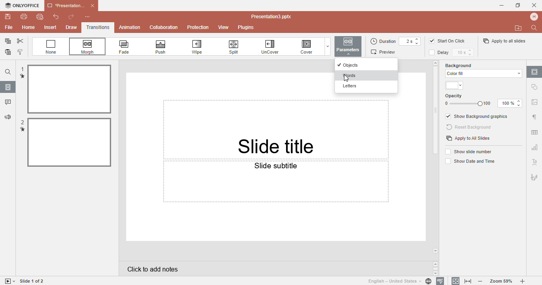 The image size is (542, 285). I want to click on mouse pointer, so click(345, 78).